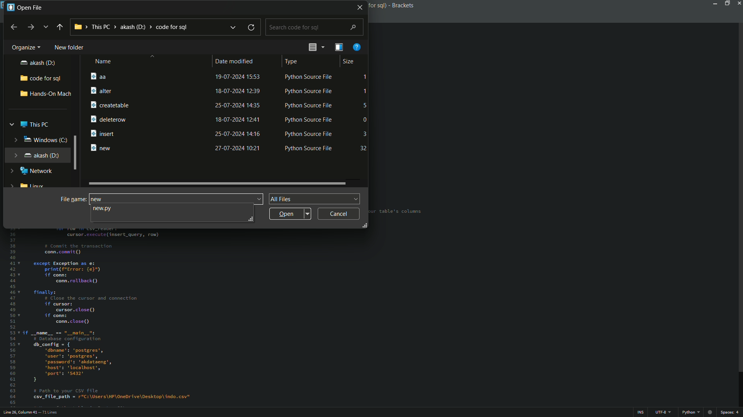 The width and height of the screenshot is (743, 417). I want to click on show the preview pane, so click(338, 47).